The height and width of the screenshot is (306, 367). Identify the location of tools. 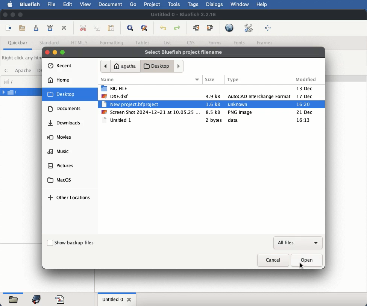
(175, 4).